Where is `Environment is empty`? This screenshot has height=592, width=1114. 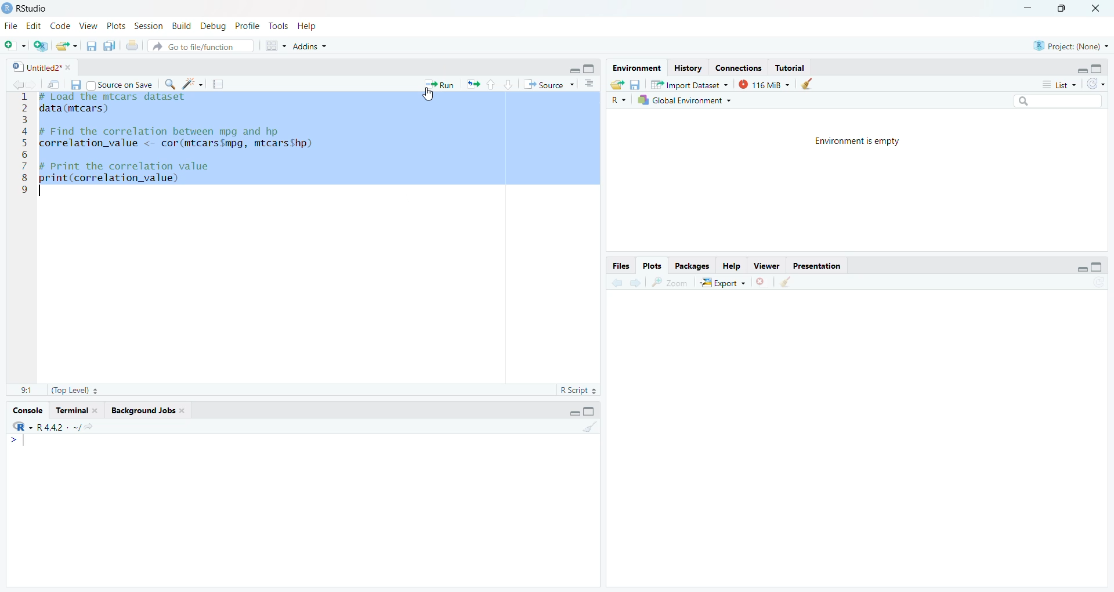 Environment is empty is located at coordinates (865, 142).